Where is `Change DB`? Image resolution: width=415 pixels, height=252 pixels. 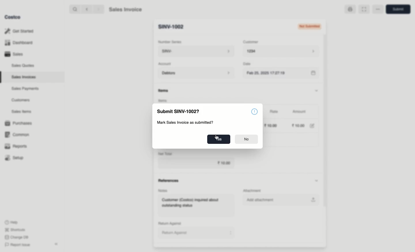
Change DB is located at coordinates (17, 237).